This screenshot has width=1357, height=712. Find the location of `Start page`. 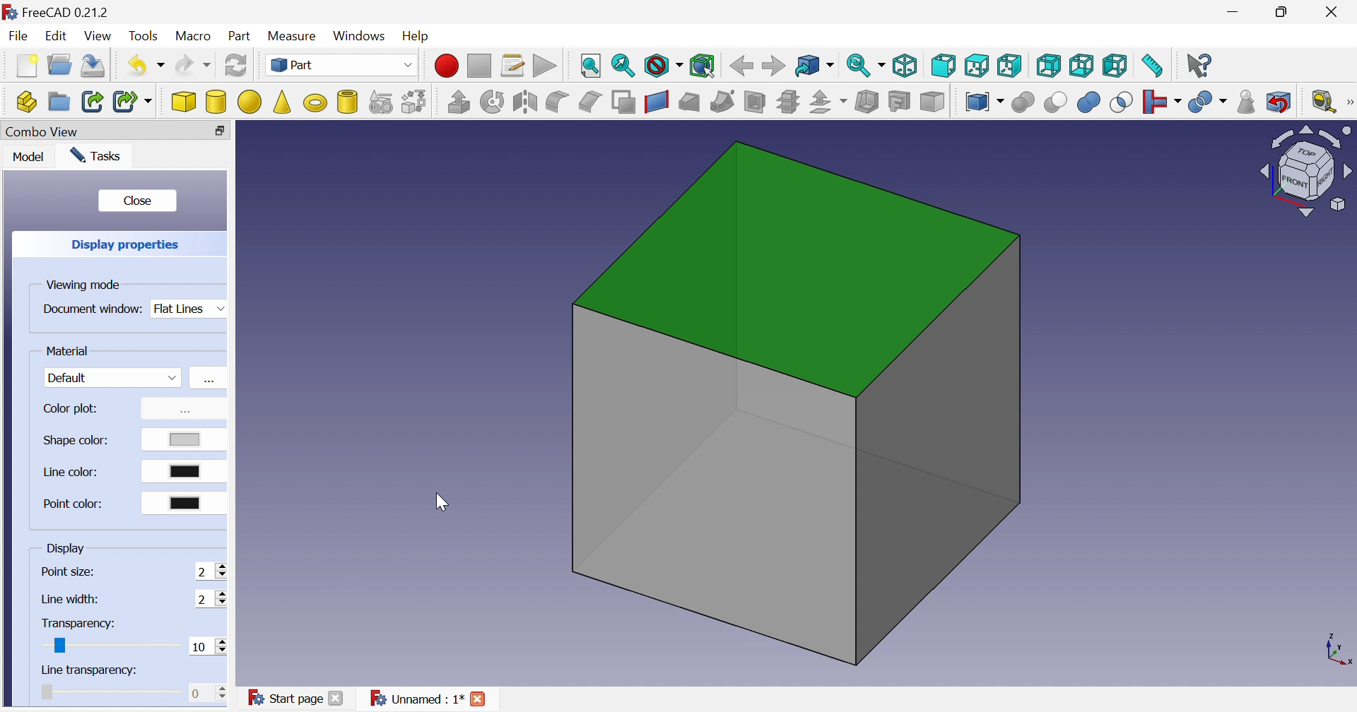

Start page is located at coordinates (285, 699).